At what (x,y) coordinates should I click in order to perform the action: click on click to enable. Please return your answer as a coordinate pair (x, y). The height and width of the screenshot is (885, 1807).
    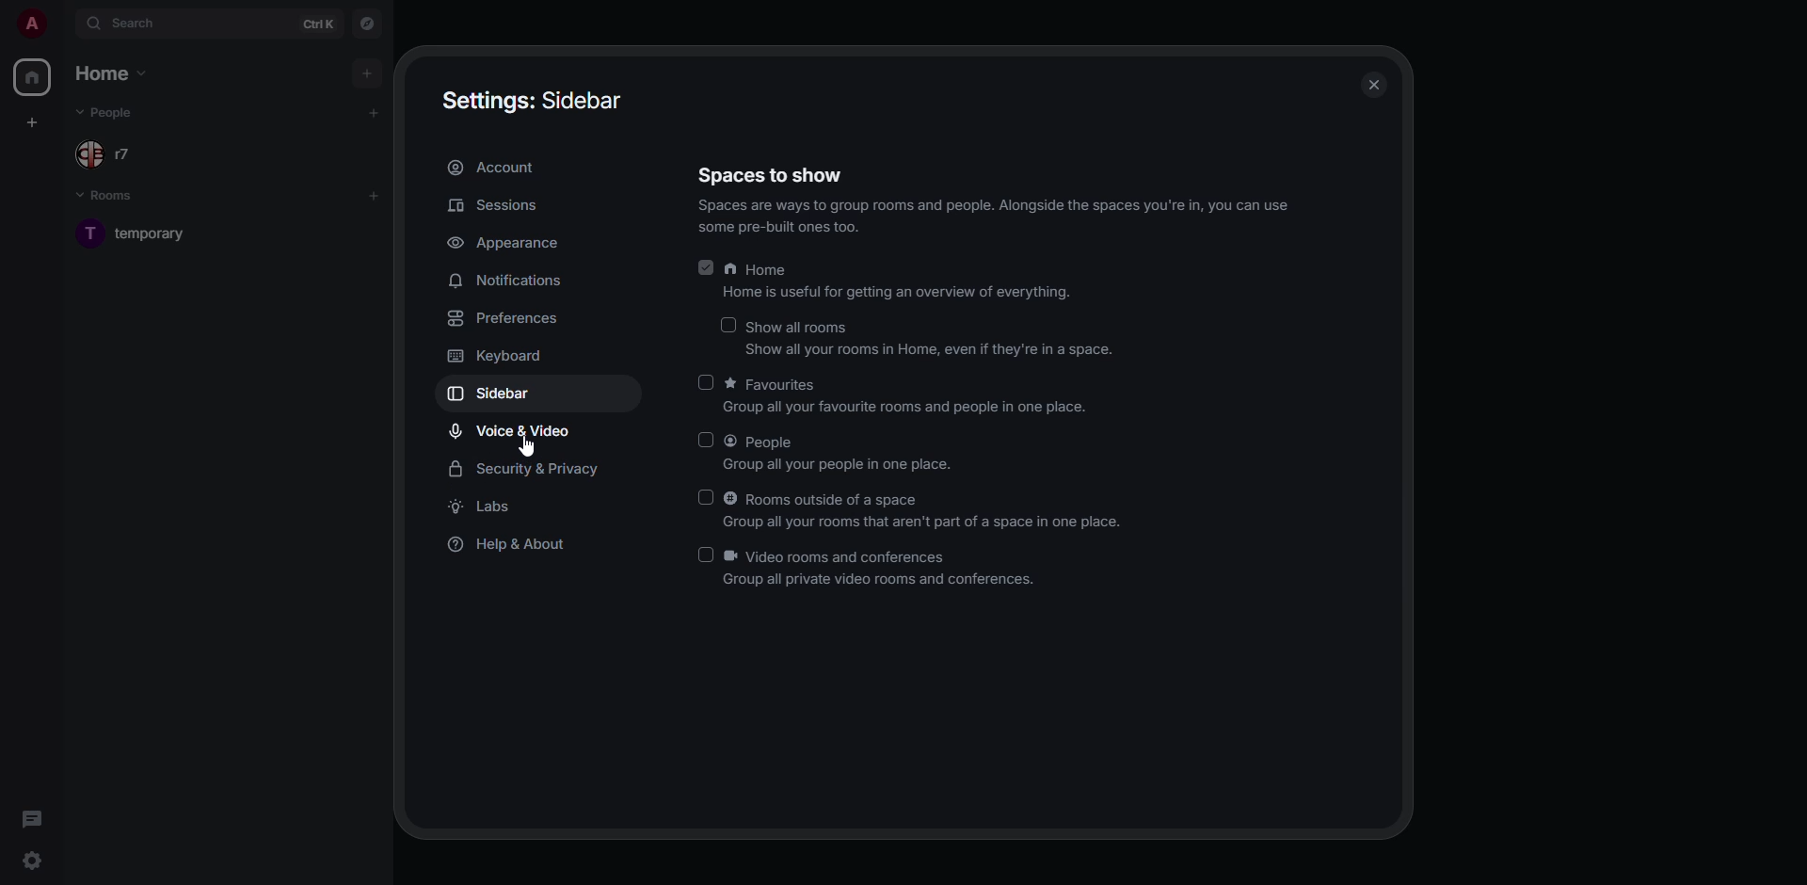
    Looking at the image, I should click on (728, 326).